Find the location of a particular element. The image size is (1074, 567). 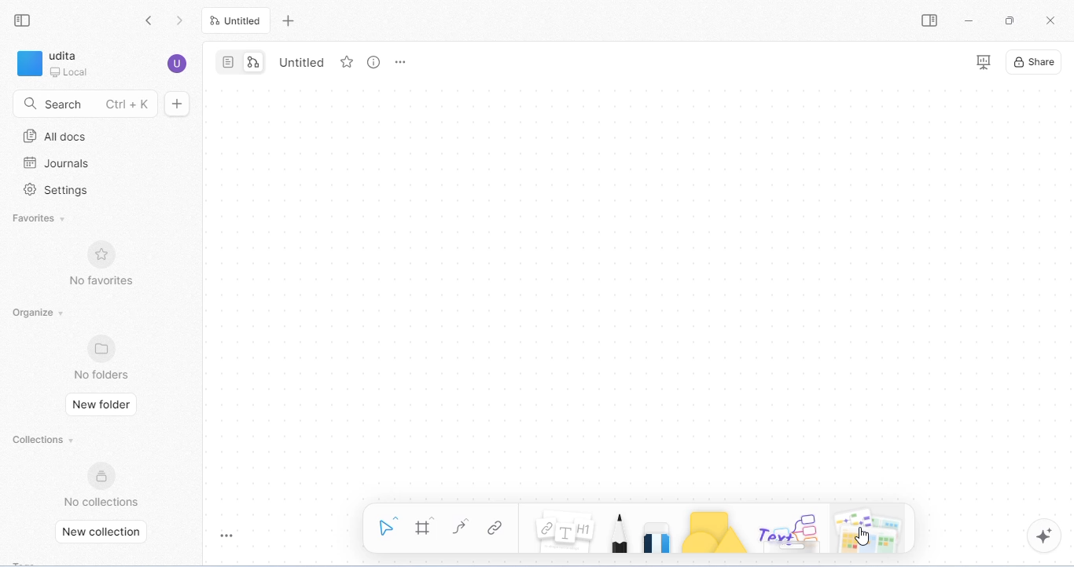

collapse side bar is located at coordinates (24, 20).